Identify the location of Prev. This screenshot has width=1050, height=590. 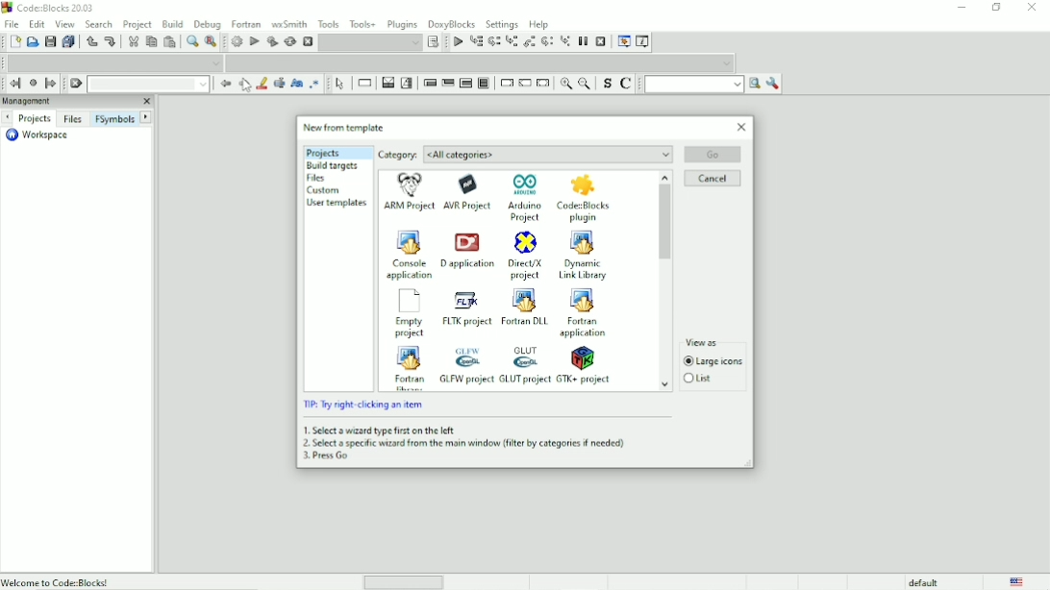
(10, 116).